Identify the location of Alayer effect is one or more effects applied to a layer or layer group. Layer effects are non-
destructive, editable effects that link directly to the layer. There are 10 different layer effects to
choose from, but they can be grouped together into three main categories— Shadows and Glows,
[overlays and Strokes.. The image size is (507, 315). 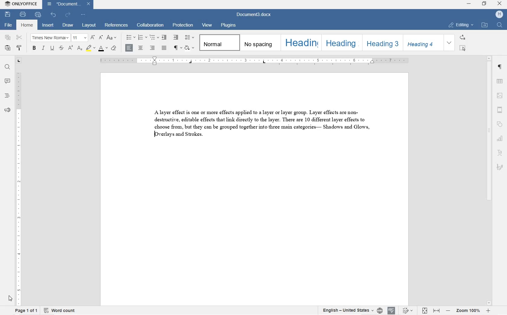
(262, 124).